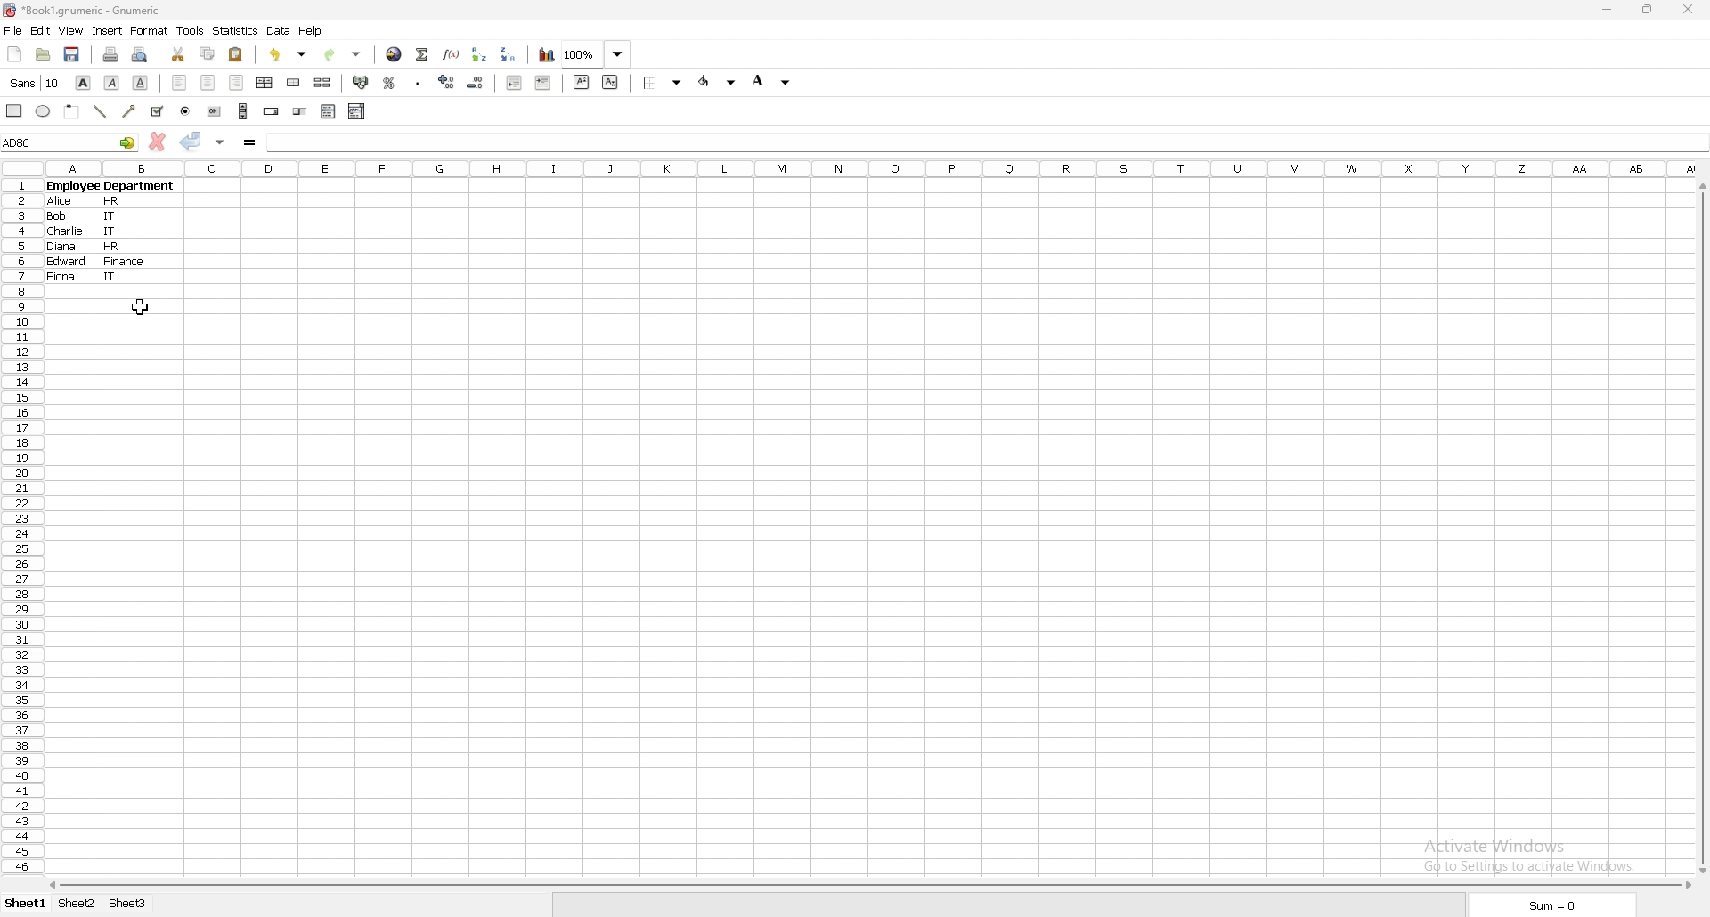 This screenshot has height=917, width=1710. What do you see at coordinates (236, 31) in the screenshot?
I see `statistics` at bounding box center [236, 31].